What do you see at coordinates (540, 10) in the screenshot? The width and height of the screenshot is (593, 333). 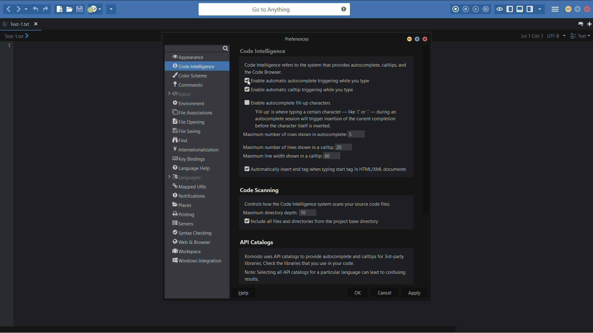 I see `show specific sidebar/tabs` at bounding box center [540, 10].